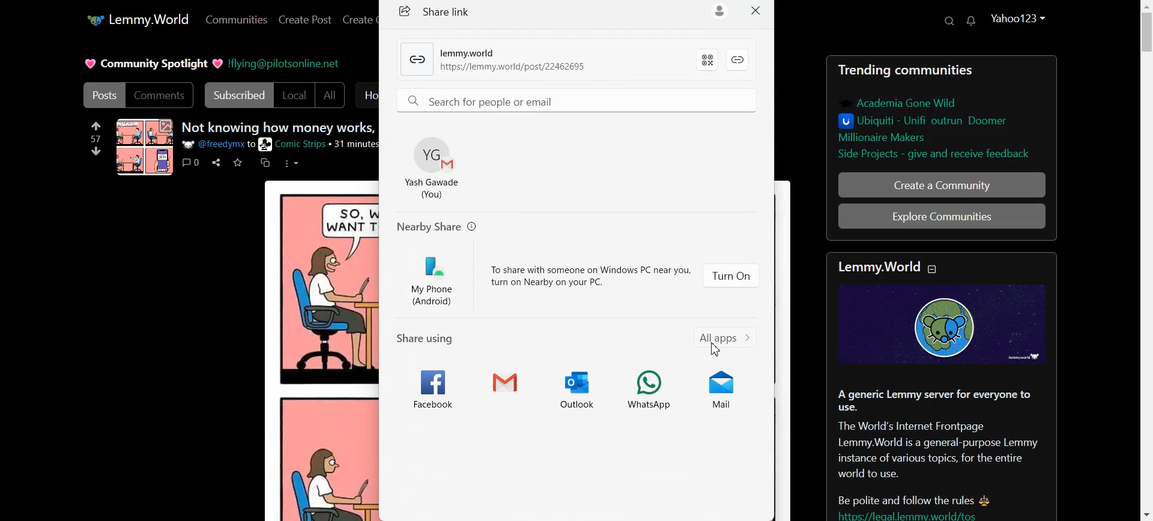 This screenshot has height=521, width=1153. Describe the element at coordinates (941, 111) in the screenshot. I see `Posts` at that location.